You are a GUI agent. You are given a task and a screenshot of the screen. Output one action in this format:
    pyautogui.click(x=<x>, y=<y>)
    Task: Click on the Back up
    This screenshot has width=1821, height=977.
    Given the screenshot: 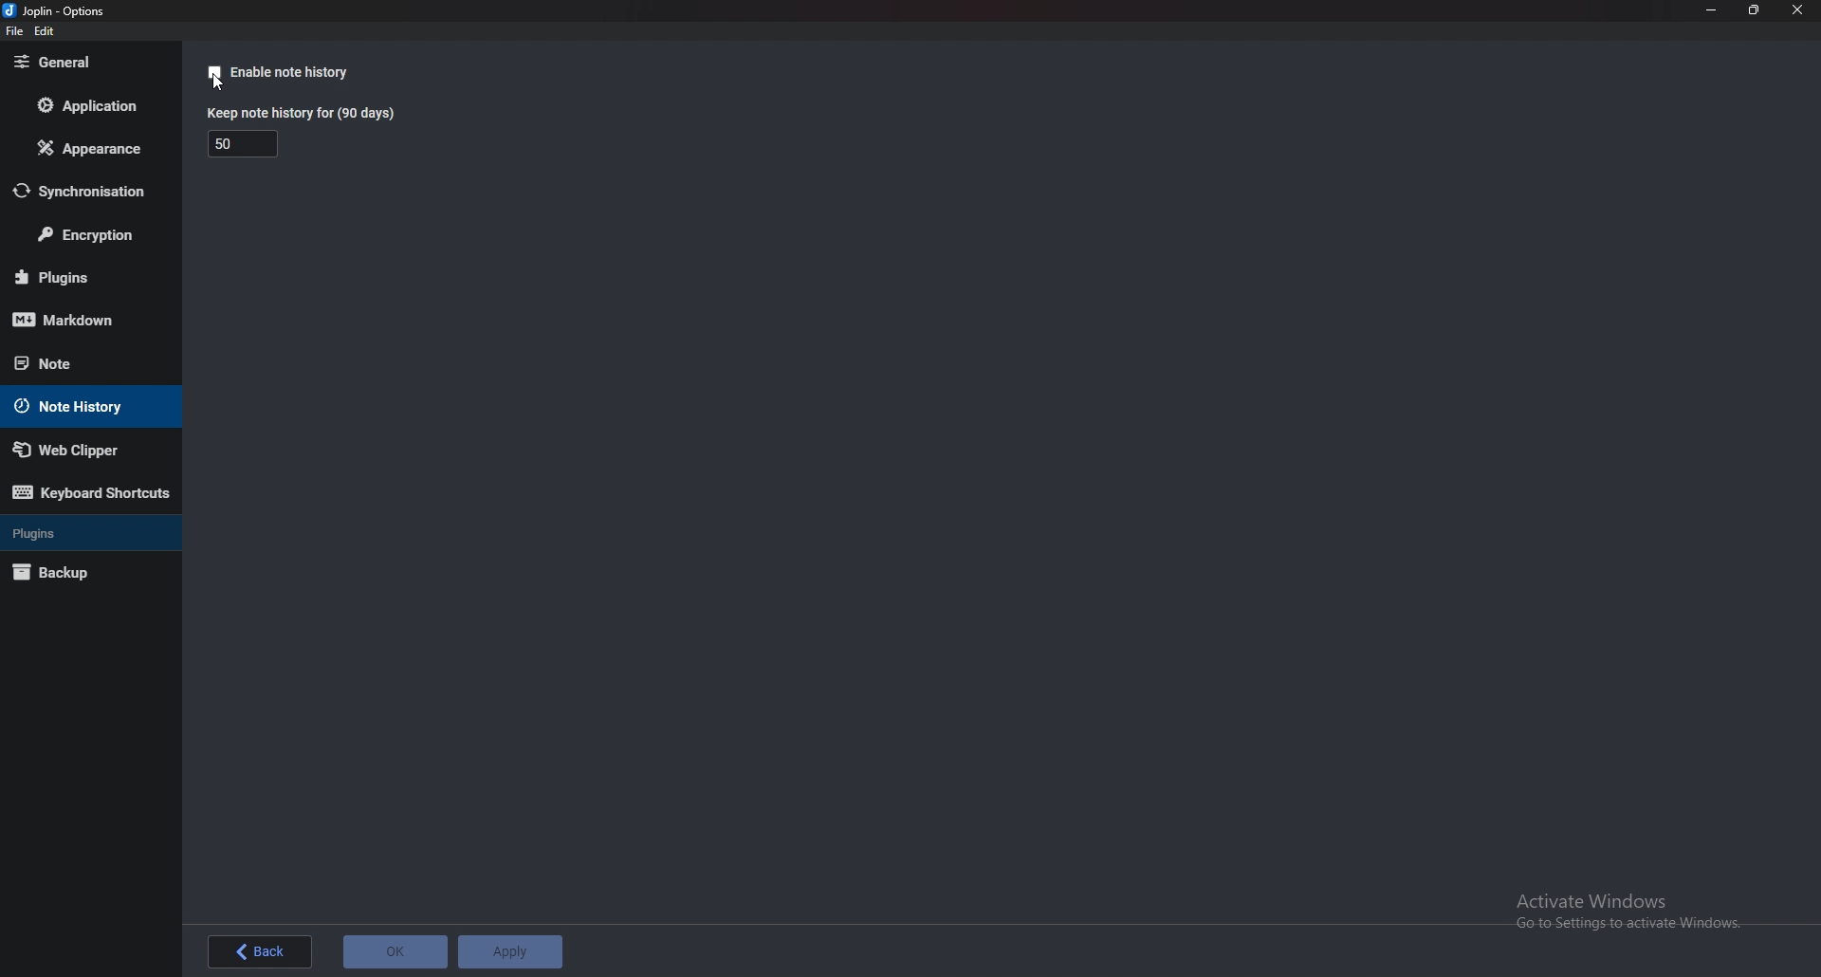 What is the action you would take?
    pyautogui.click(x=76, y=574)
    